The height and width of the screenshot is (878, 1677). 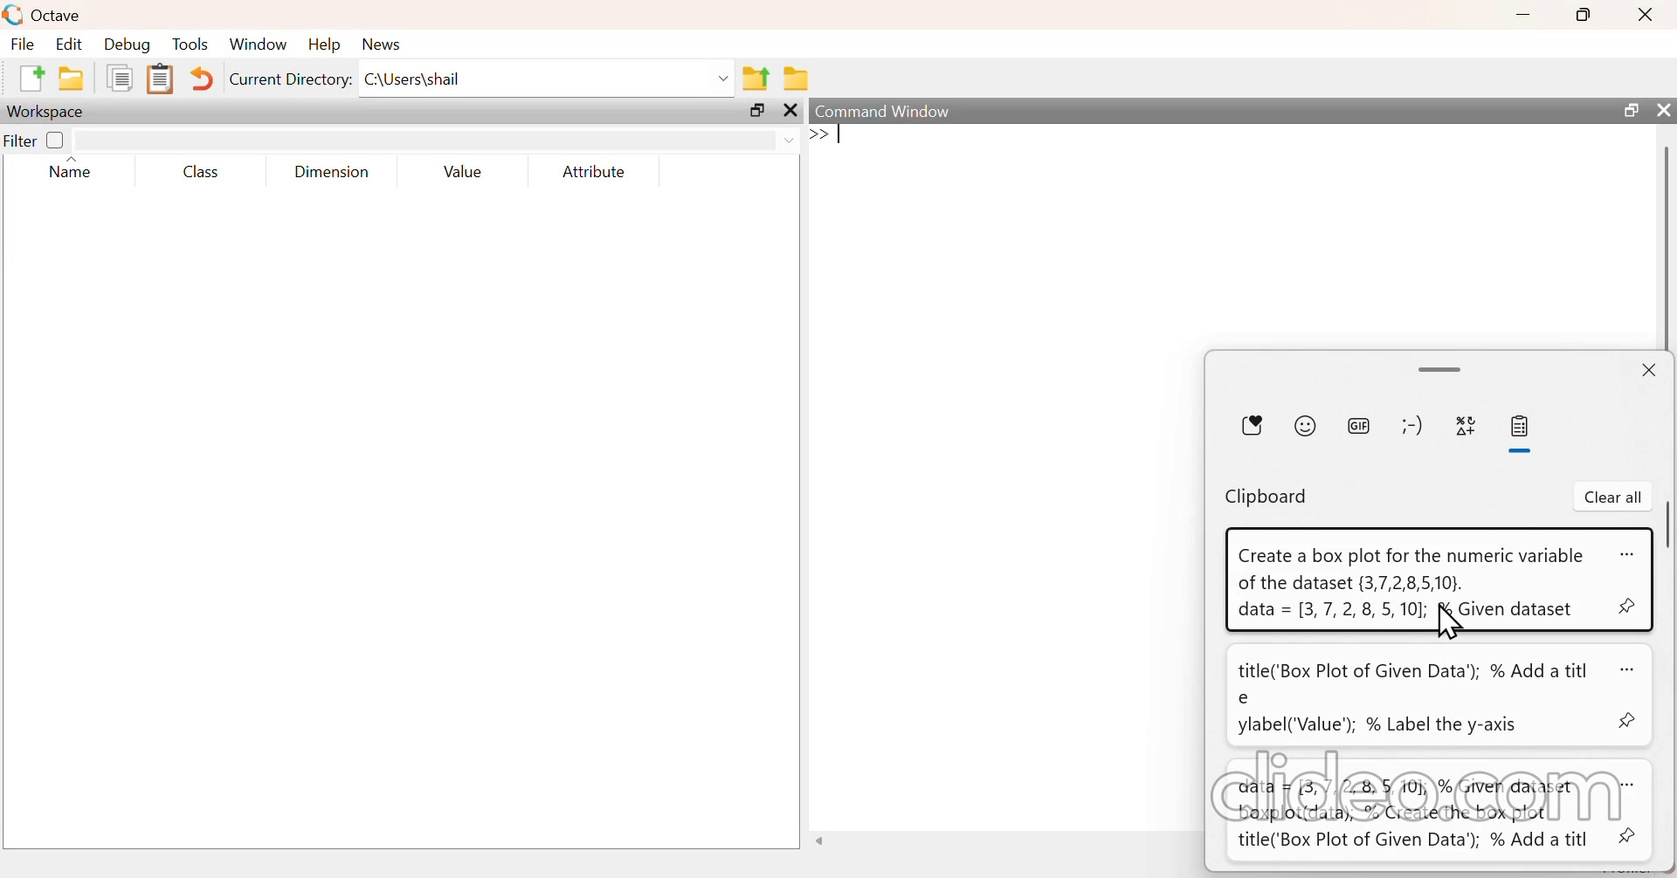 What do you see at coordinates (1249, 424) in the screenshot?
I see `most recently used` at bounding box center [1249, 424].